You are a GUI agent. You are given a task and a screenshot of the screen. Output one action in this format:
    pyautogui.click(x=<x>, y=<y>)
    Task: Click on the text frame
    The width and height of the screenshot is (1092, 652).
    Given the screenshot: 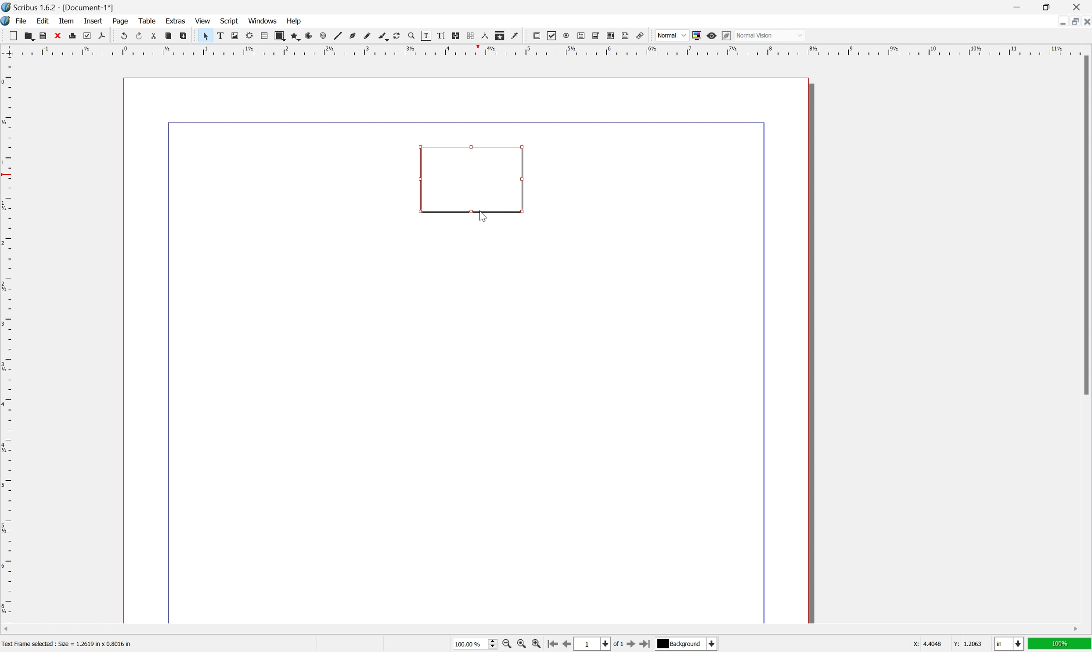 What is the action you would take?
    pyautogui.click(x=220, y=36)
    